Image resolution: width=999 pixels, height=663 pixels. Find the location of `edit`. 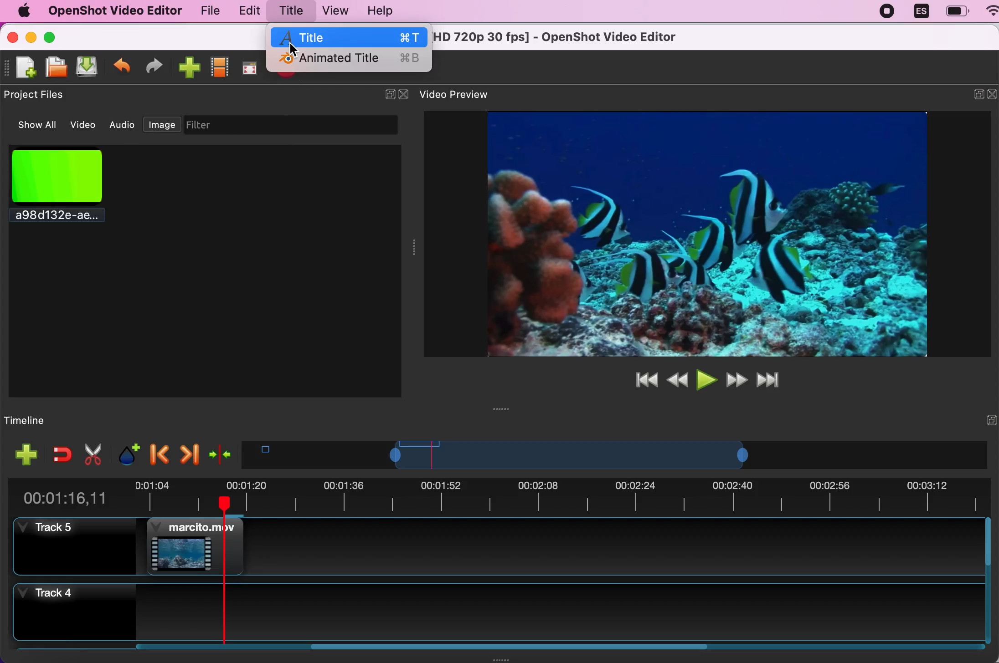

edit is located at coordinates (247, 11).